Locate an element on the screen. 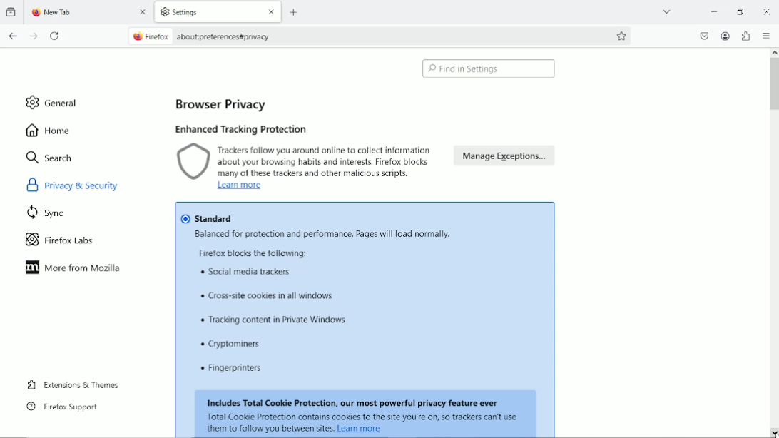 The height and width of the screenshot is (438, 779). View recent browsing is located at coordinates (12, 13).